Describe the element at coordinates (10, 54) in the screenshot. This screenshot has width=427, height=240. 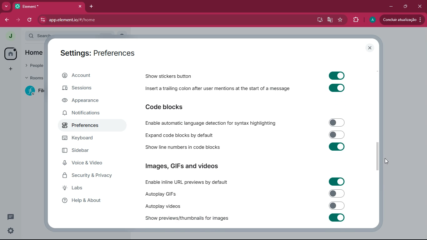
I see `home` at that location.